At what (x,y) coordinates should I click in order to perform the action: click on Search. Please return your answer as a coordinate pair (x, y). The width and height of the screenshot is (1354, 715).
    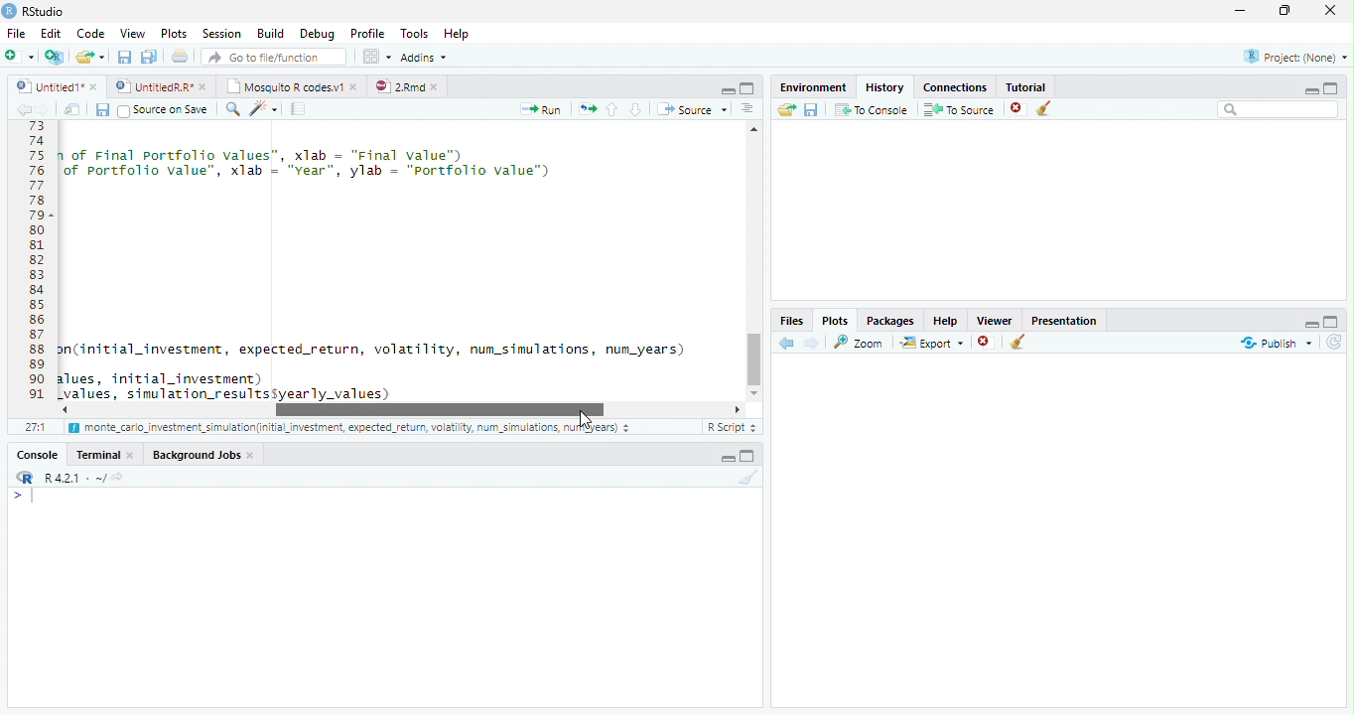
    Looking at the image, I should click on (1279, 109).